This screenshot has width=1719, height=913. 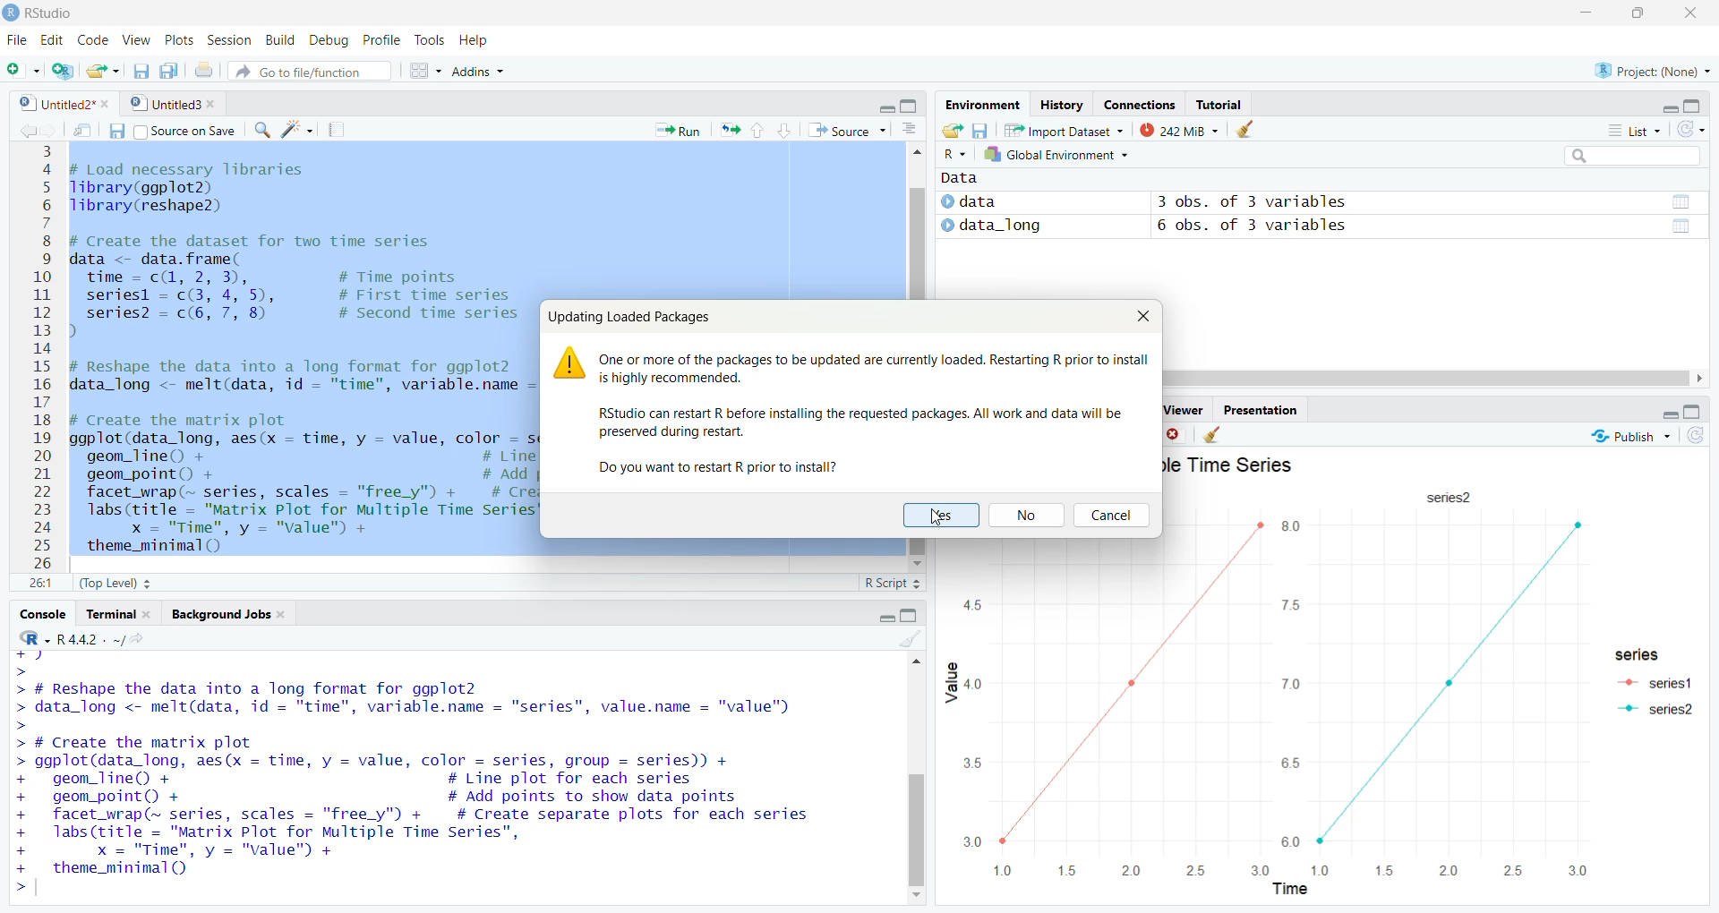 I want to click on Run, so click(x=680, y=130).